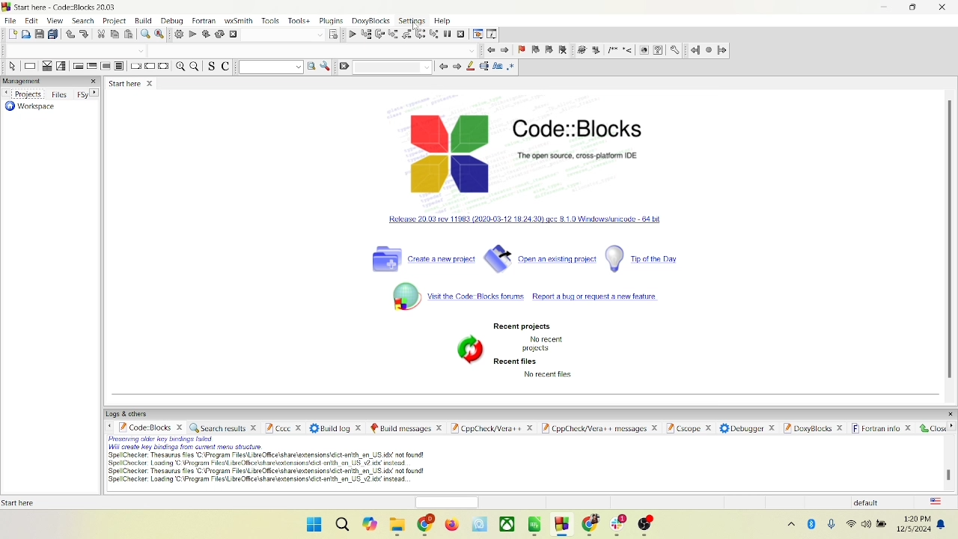 The image size is (958, 539). What do you see at coordinates (724, 50) in the screenshot?
I see `jump forward` at bounding box center [724, 50].